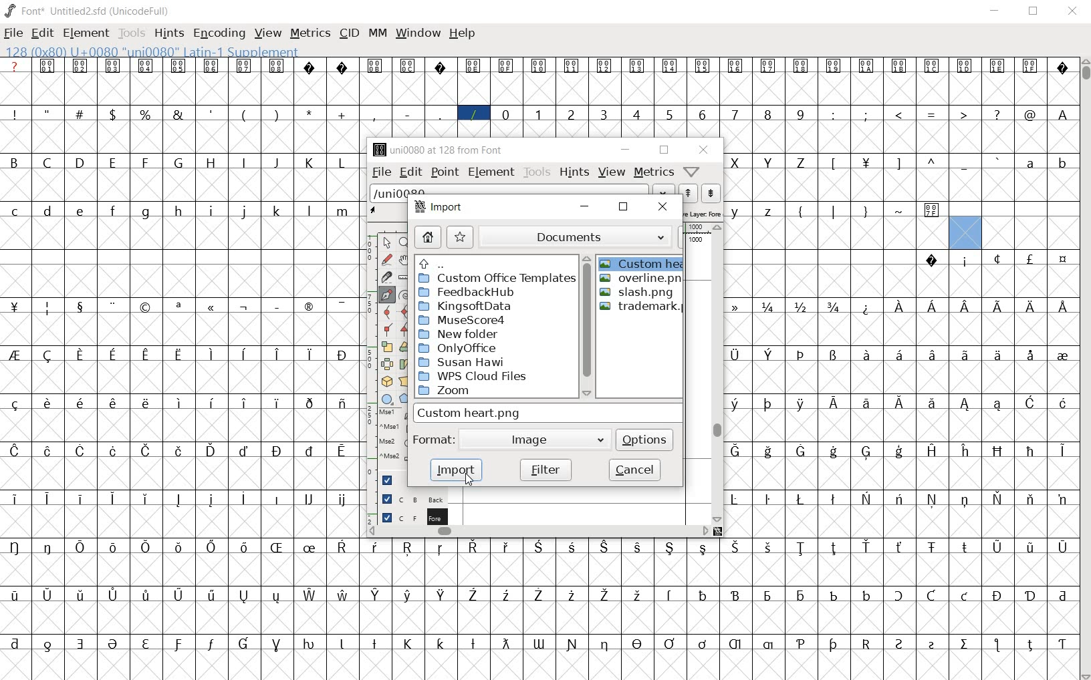 Image resolution: width=1091 pixels, height=680 pixels. I want to click on resize, so click(719, 531).